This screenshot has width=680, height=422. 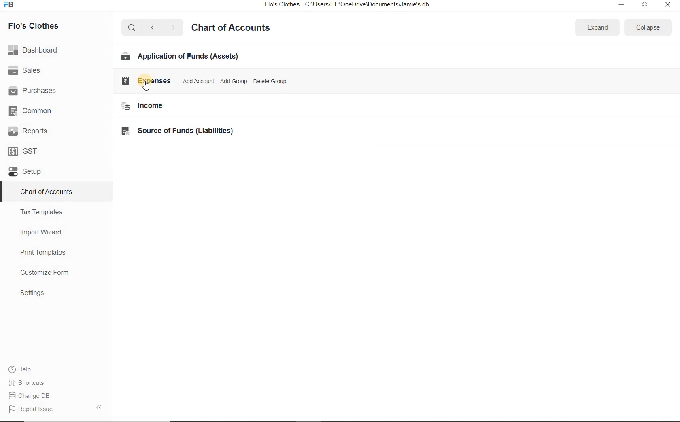 What do you see at coordinates (32, 293) in the screenshot?
I see `Settings` at bounding box center [32, 293].